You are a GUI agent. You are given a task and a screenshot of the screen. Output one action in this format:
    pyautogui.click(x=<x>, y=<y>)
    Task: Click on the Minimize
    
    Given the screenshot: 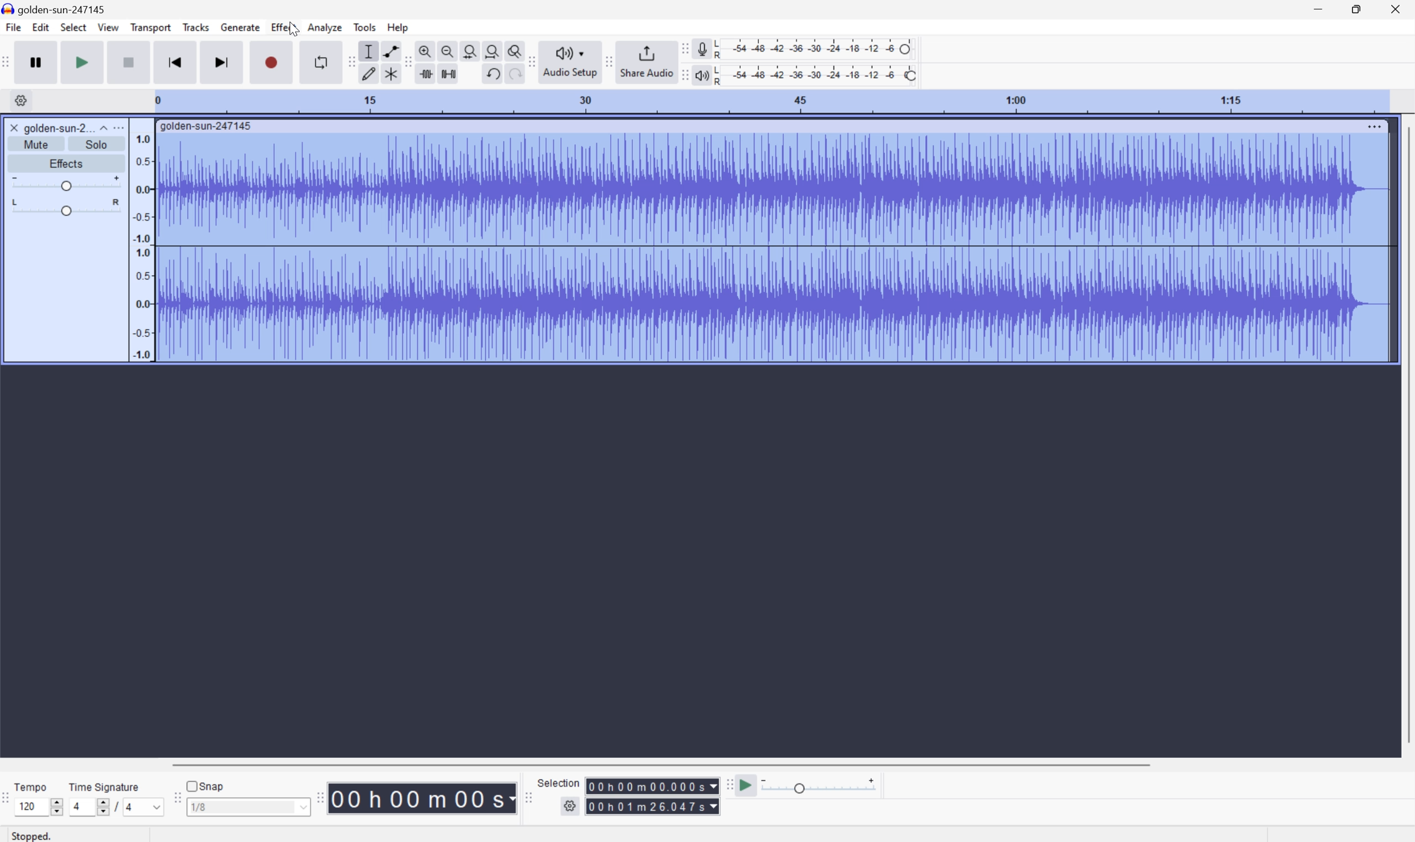 What is the action you would take?
    pyautogui.click(x=1318, y=9)
    